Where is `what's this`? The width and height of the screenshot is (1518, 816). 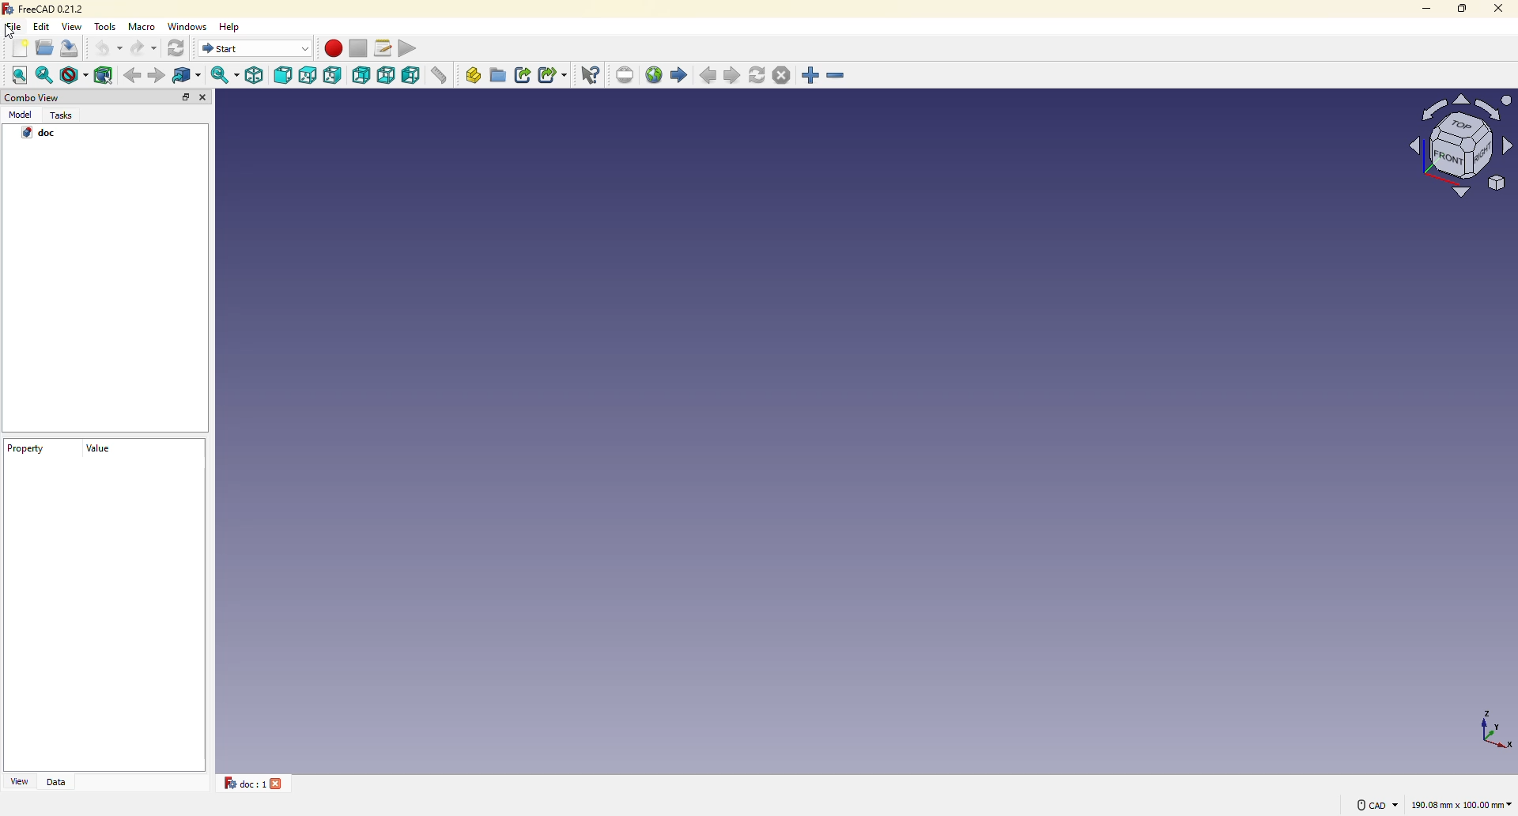 what's this is located at coordinates (592, 74).